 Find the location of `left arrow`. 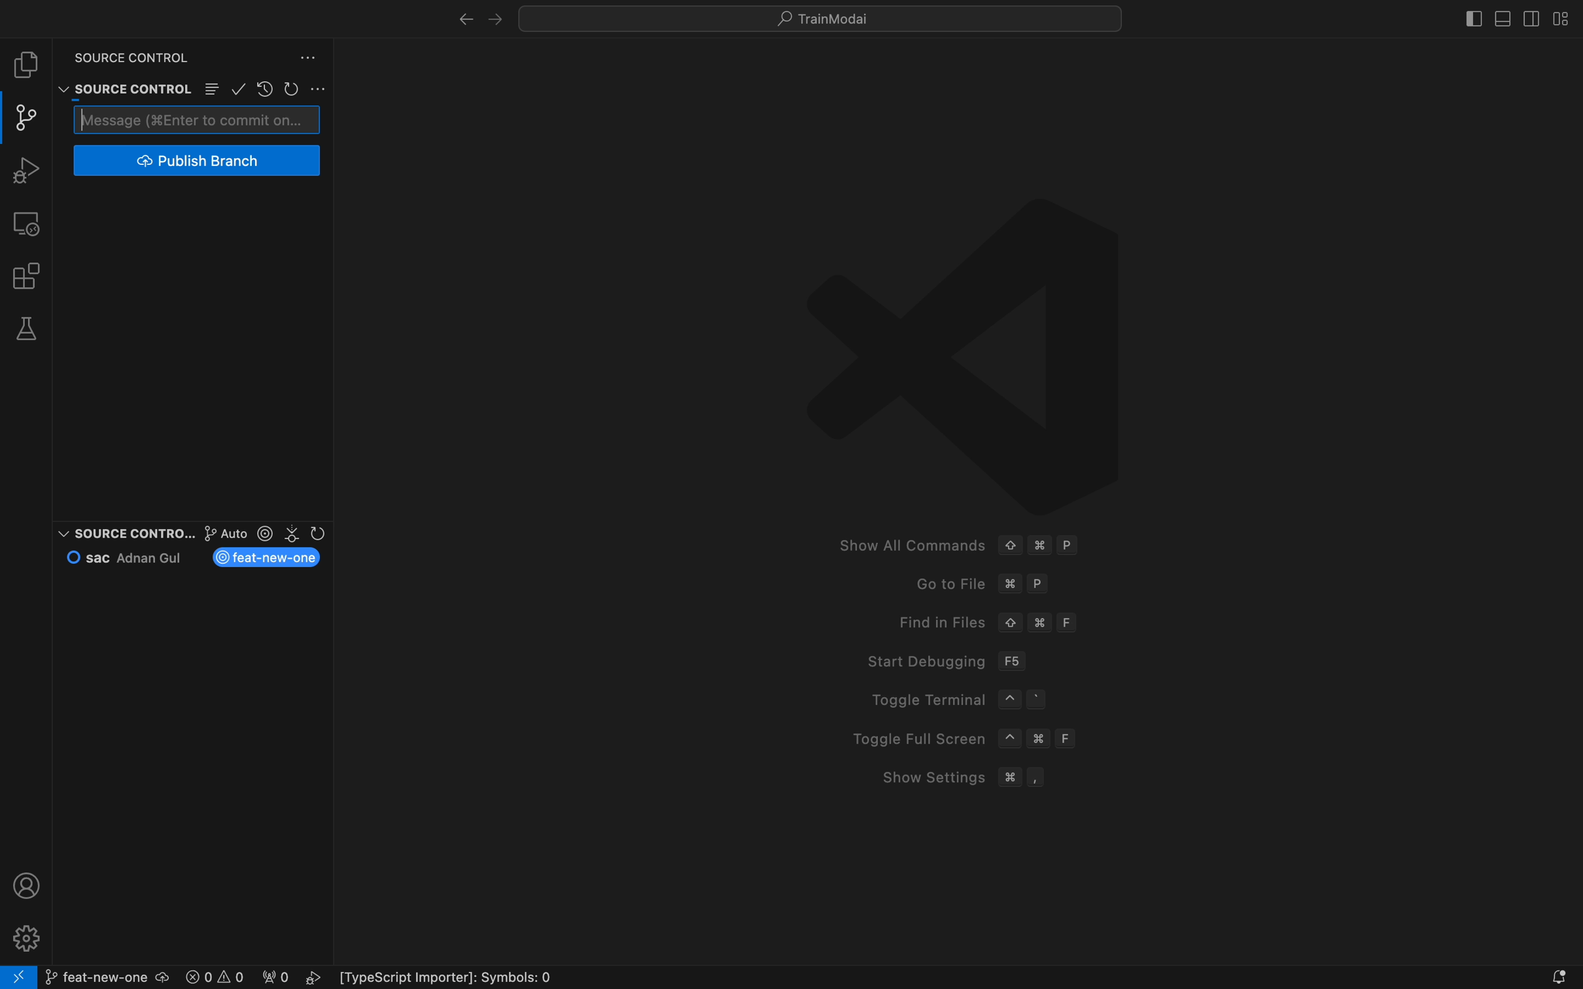

left arrow is located at coordinates (495, 17).